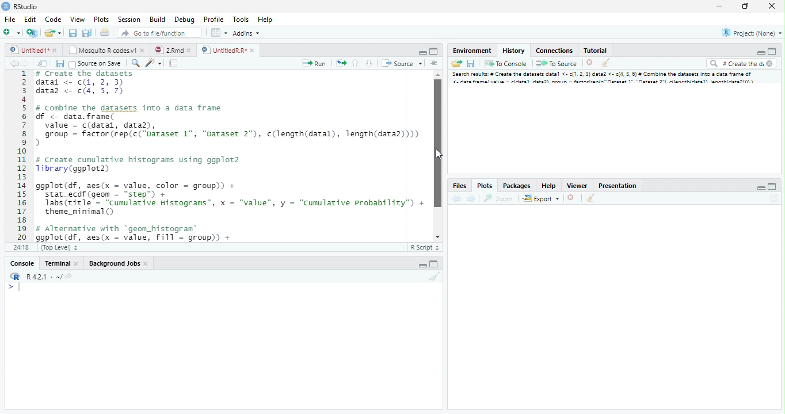 This screenshot has height=414, width=785. I want to click on Connections, so click(555, 51).